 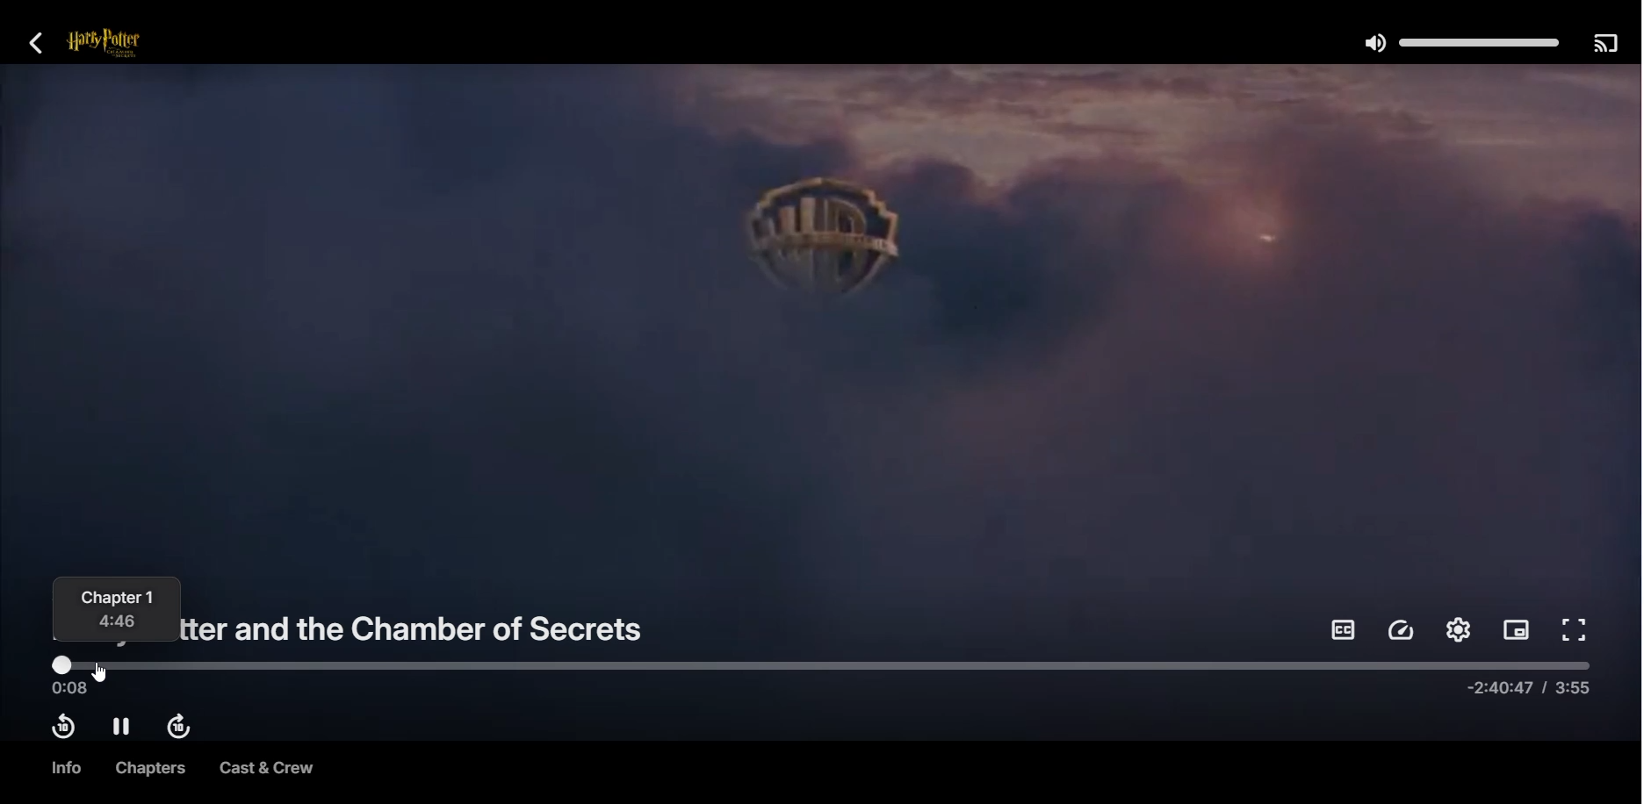 What do you see at coordinates (1459, 41) in the screenshot?
I see `Set Volume` at bounding box center [1459, 41].